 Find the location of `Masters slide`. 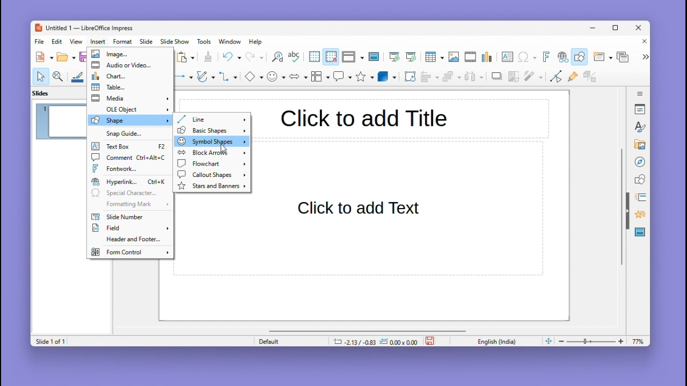

Masters slide is located at coordinates (640, 233).